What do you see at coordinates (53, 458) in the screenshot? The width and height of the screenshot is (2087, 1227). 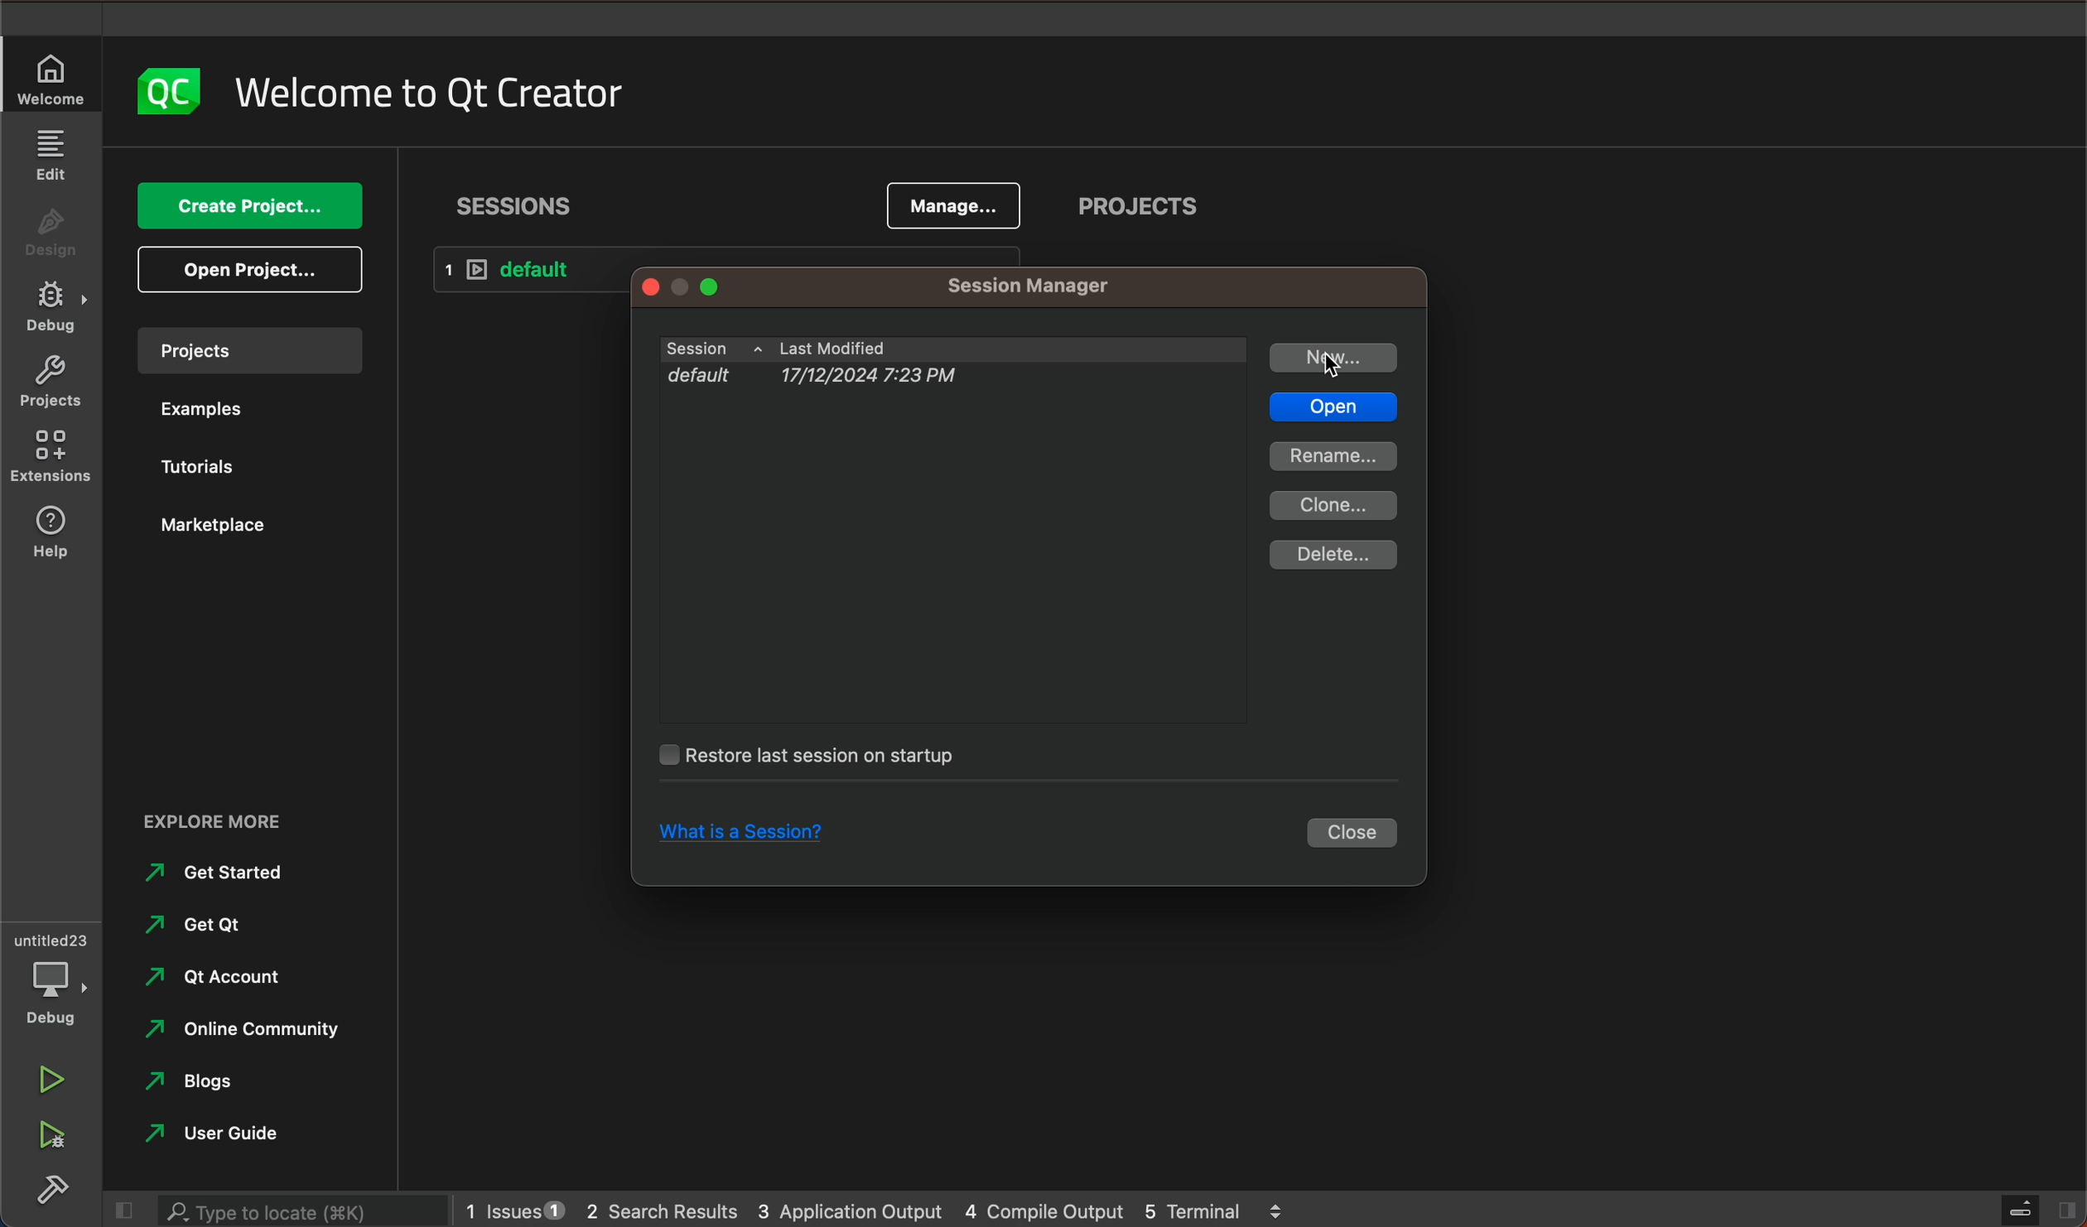 I see `Extensions` at bounding box center [53, 458].